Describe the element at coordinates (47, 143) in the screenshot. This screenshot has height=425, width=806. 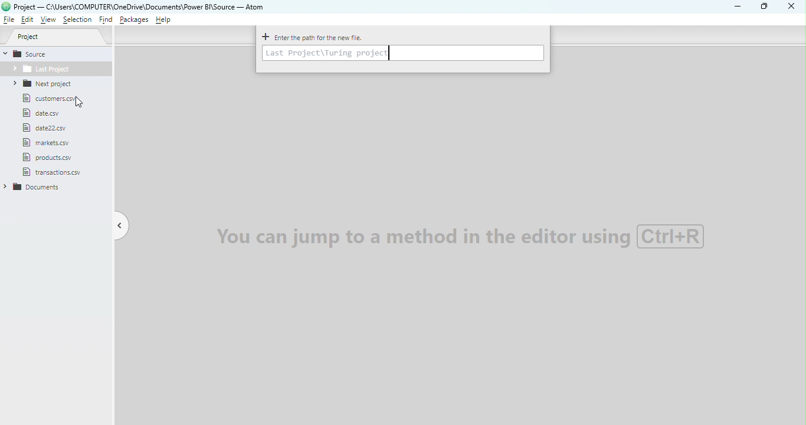
I see `File` at that location.